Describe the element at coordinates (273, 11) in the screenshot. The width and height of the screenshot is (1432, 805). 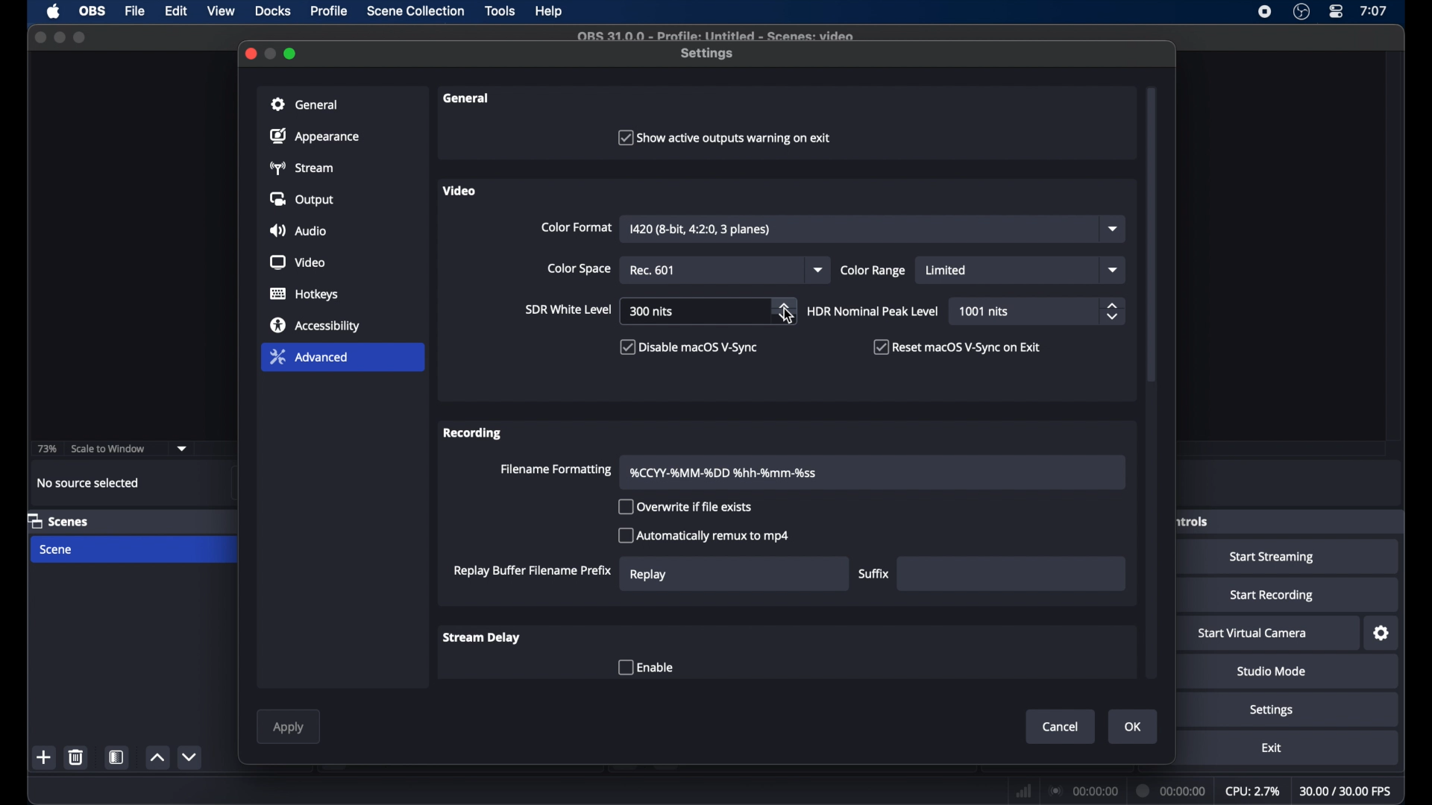
I see `docks` at that location.